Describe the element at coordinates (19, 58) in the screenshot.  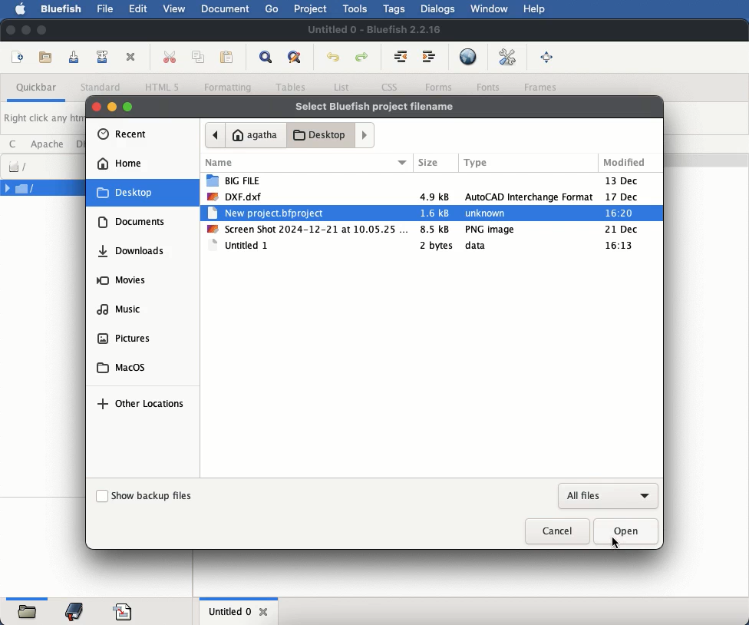
I see `new file` at that location.